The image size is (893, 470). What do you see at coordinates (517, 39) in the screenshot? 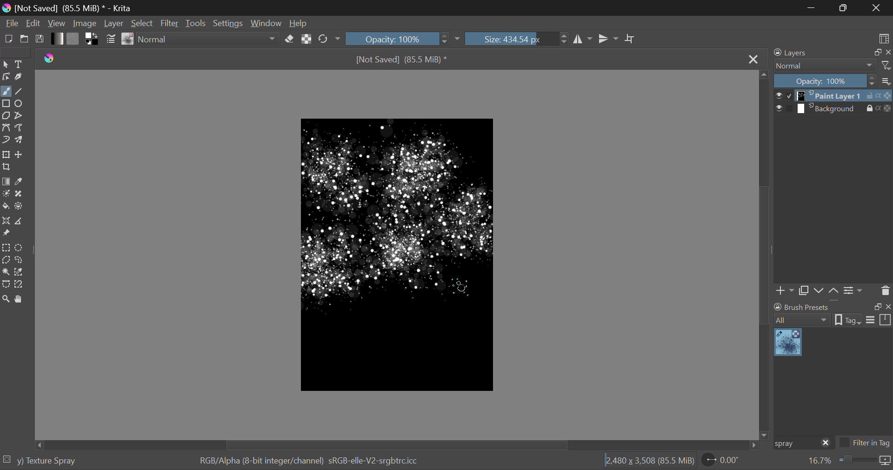
I see `Brush Size` at bounding box center [517, 39].